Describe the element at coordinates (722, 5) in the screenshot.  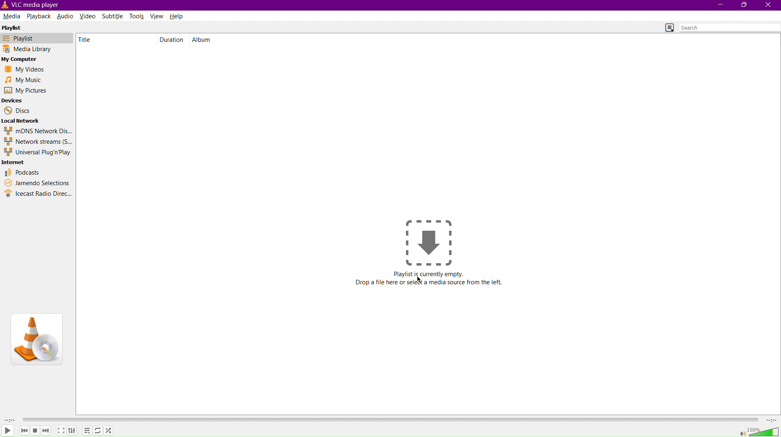
I see `Minimize` at that location.